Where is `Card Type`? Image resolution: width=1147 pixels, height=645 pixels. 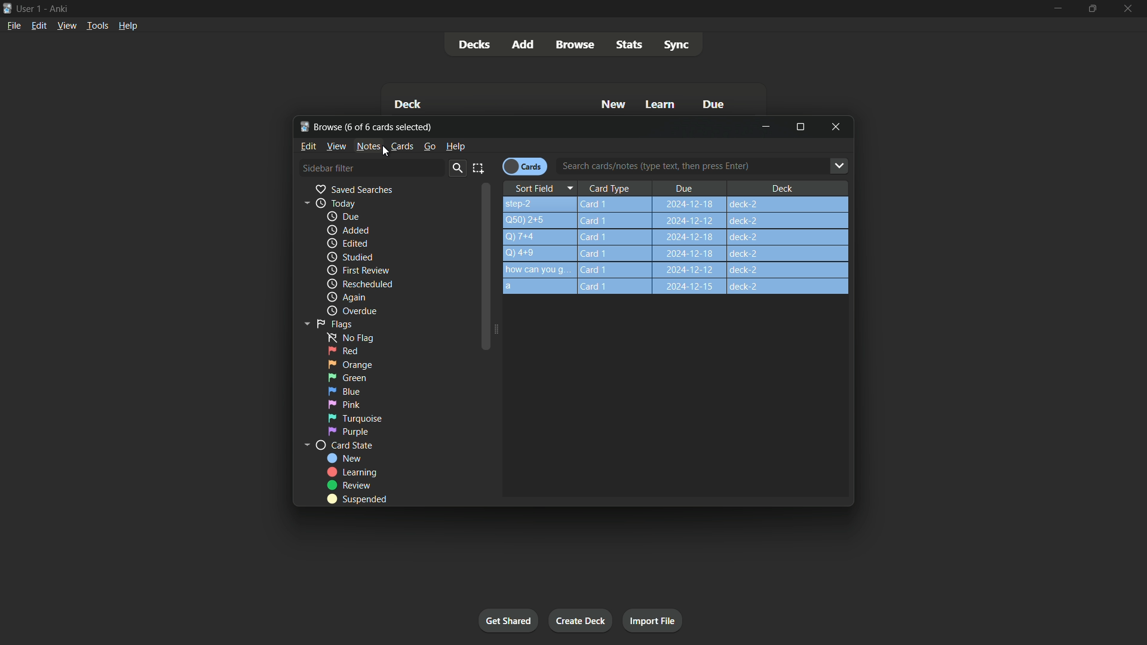 Card Type is located at coordinates (615, 188).